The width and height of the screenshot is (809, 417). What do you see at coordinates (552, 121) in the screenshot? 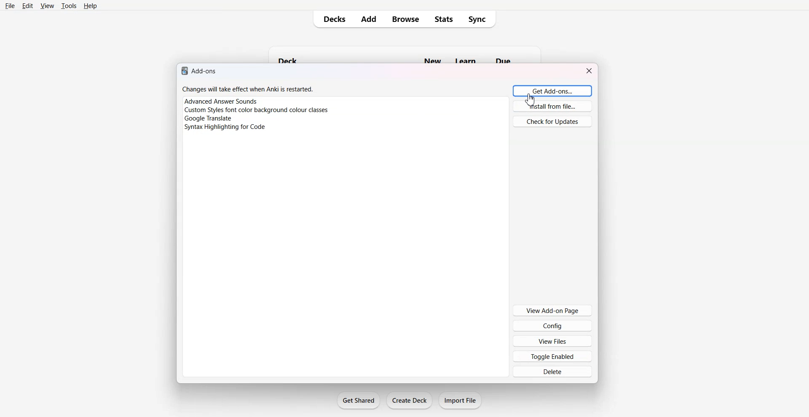
I see `Check for Updates` at bounding box center [552, 121].